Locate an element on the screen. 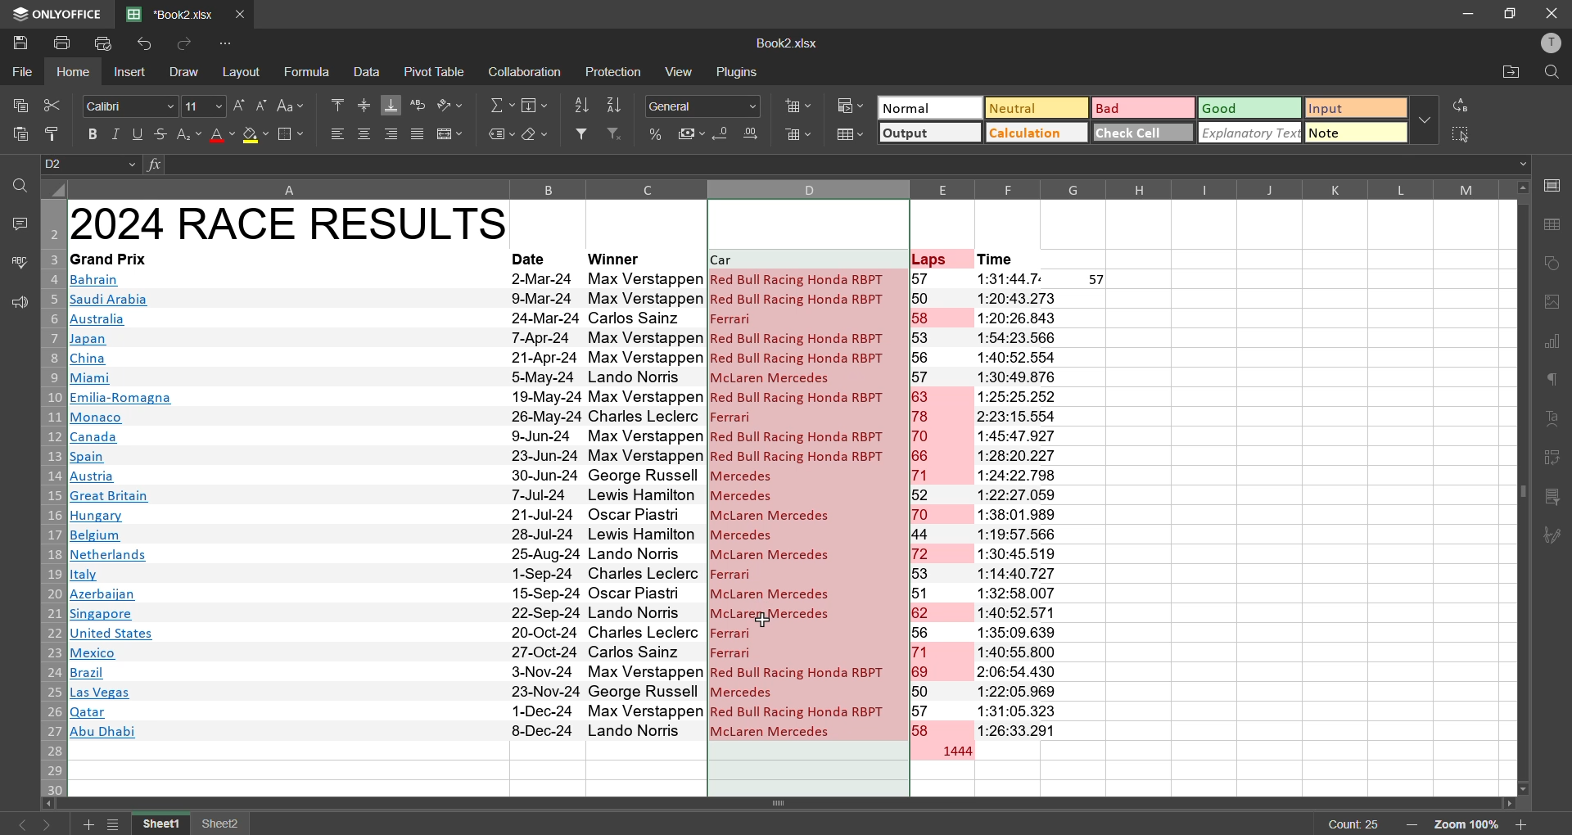  good is located at coordinates (1249, 107).